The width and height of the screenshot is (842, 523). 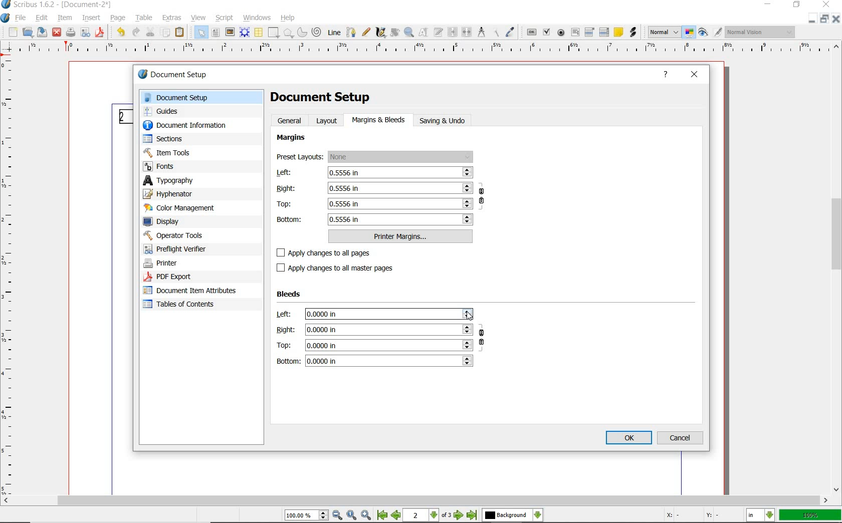 What do you see at coordinates (397, 516) in the screenshot?
I see `Previous Page` at bounding box center [397, 516].